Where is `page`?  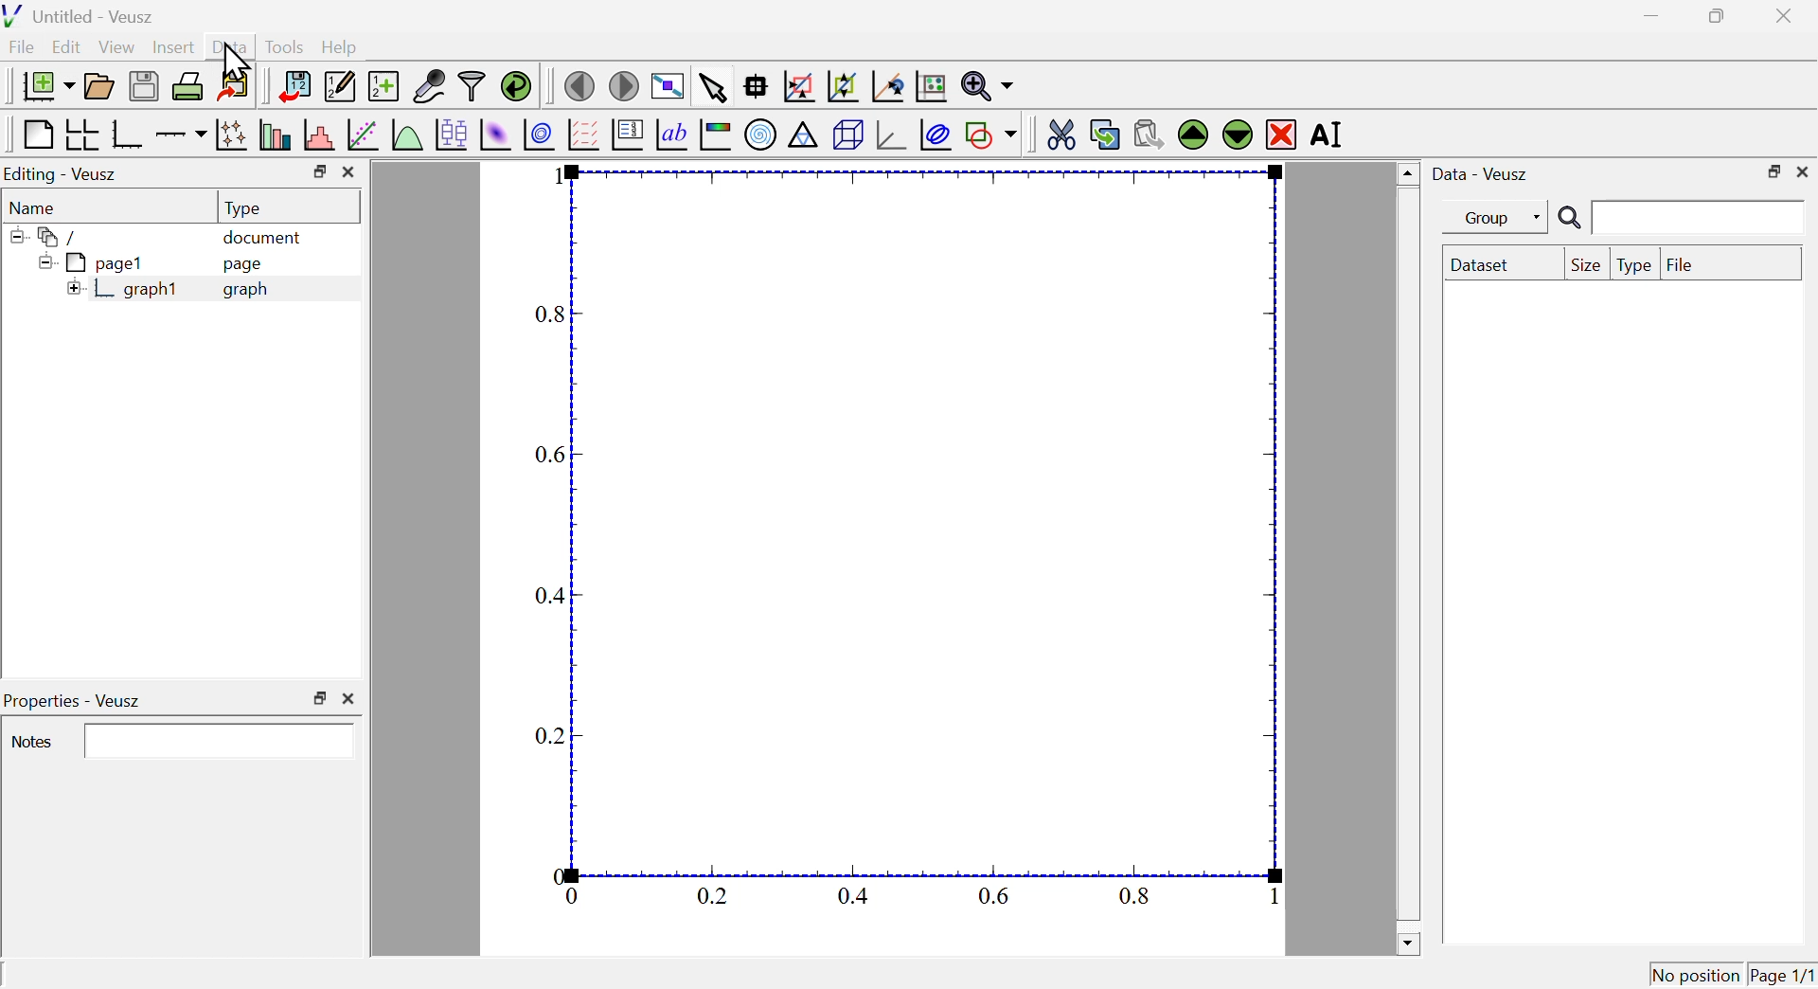
page is located at coordinates (246, 267).